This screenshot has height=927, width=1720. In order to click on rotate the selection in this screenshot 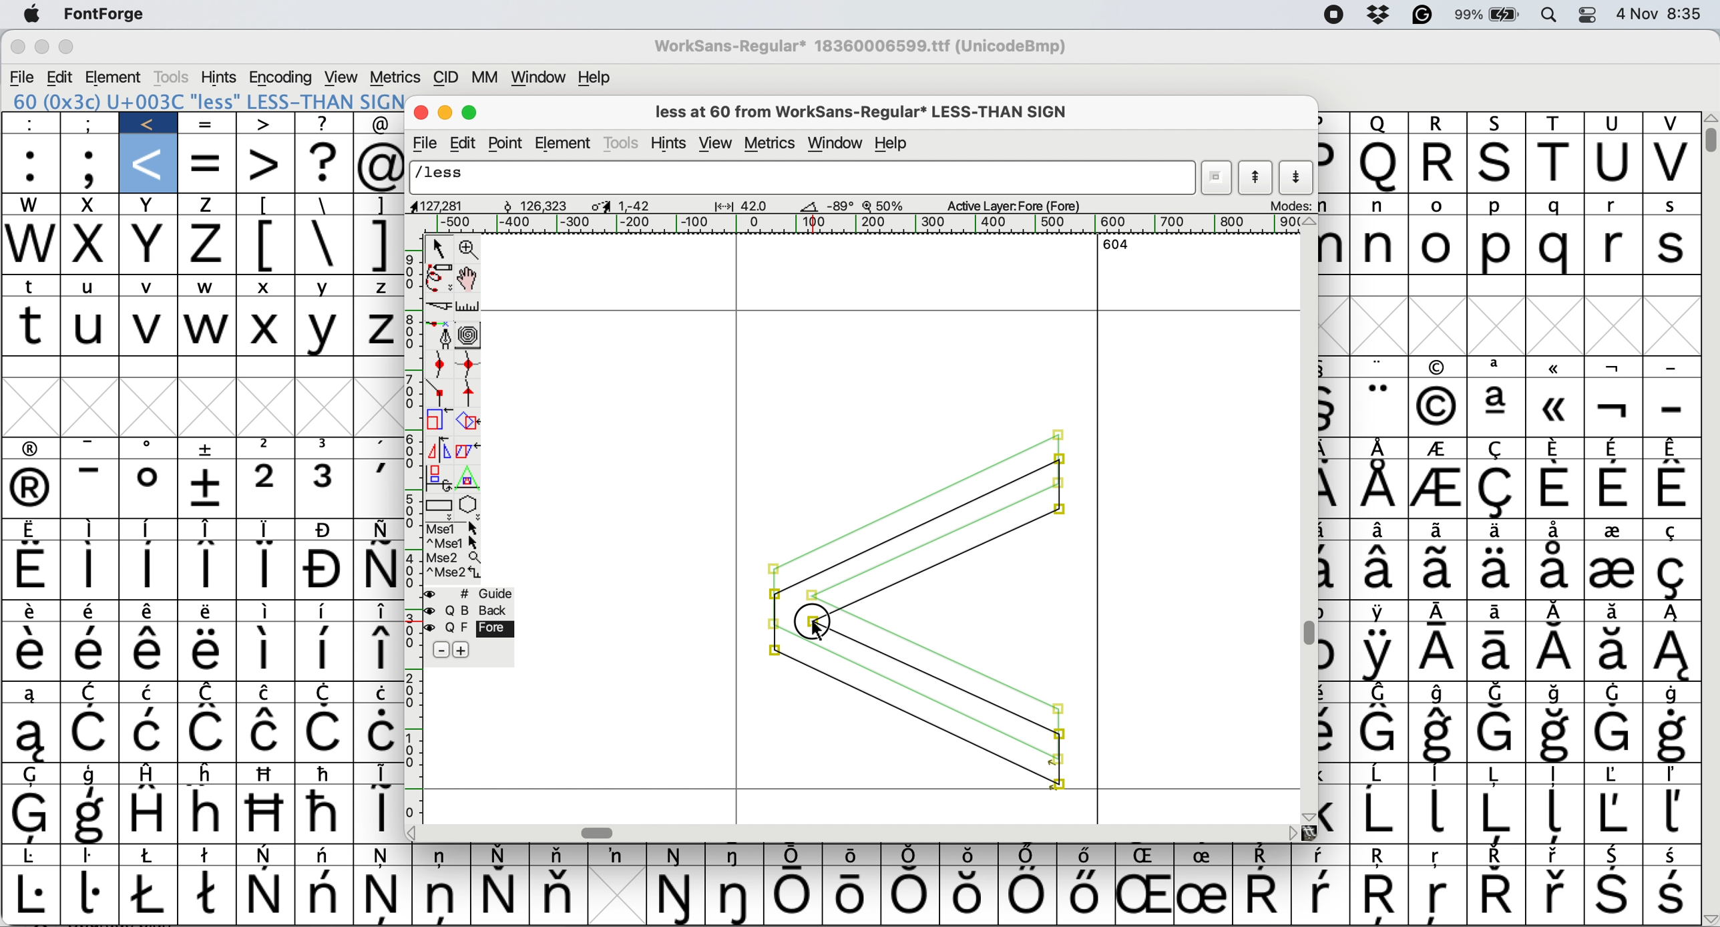, I will do `click(470, 423)`.